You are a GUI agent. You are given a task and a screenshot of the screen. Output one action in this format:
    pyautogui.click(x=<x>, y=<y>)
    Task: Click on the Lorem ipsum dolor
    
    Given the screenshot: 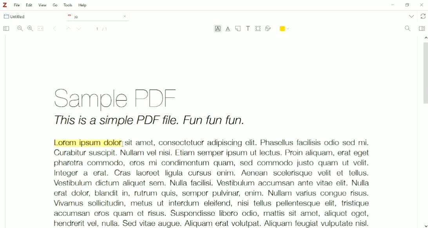 What is the action you would take?
    pyautogui.click(x=87, y=143)
    